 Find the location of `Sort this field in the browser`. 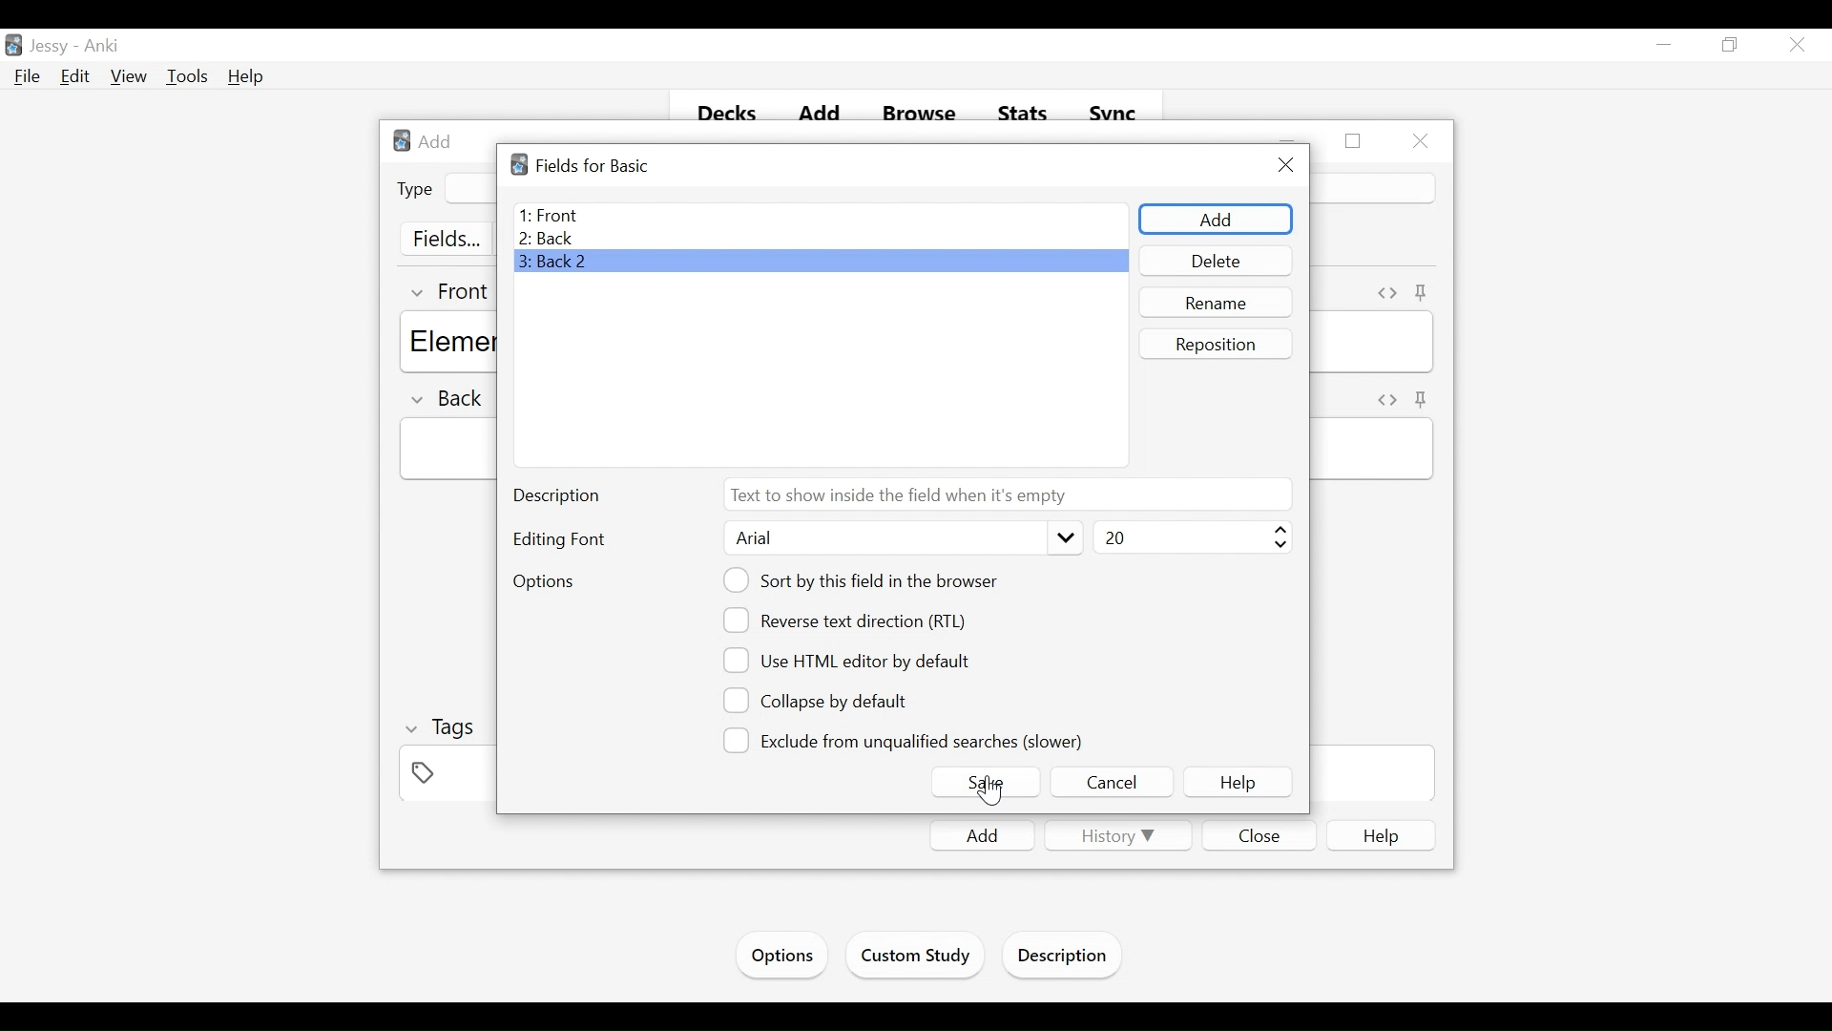

Sort this field in the browser is located at coordinates (864, 580).